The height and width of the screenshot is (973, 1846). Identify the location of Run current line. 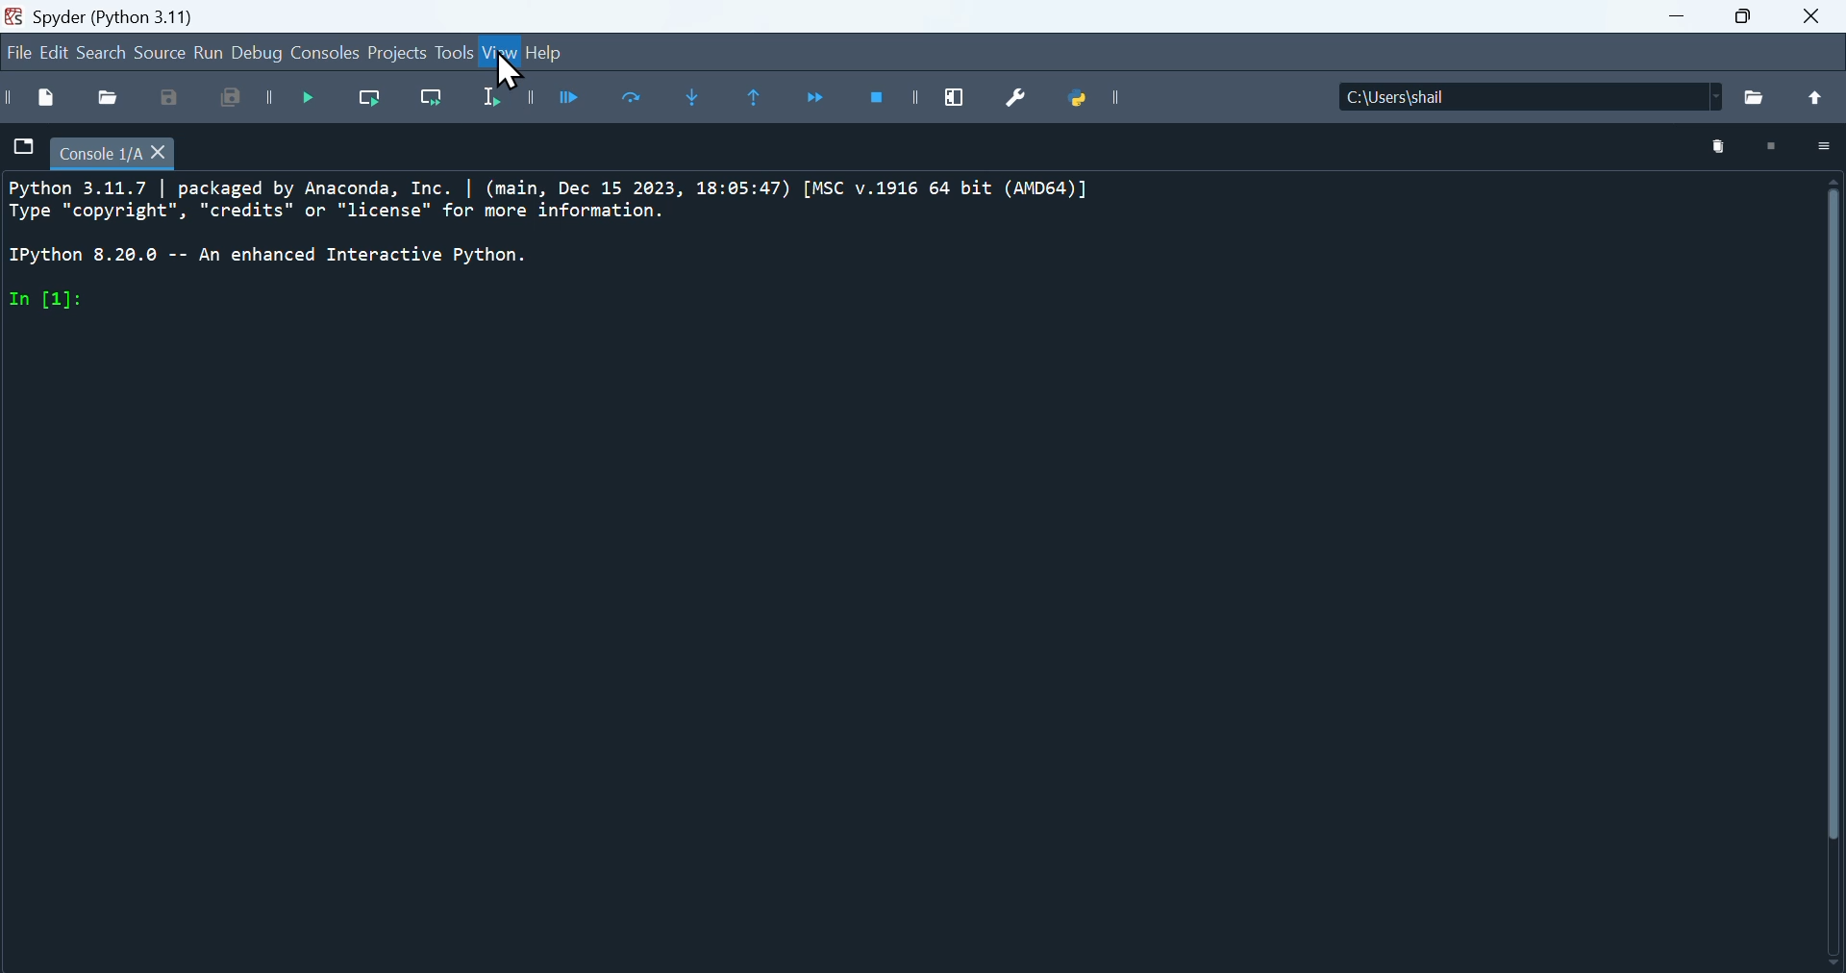
(379, 104).